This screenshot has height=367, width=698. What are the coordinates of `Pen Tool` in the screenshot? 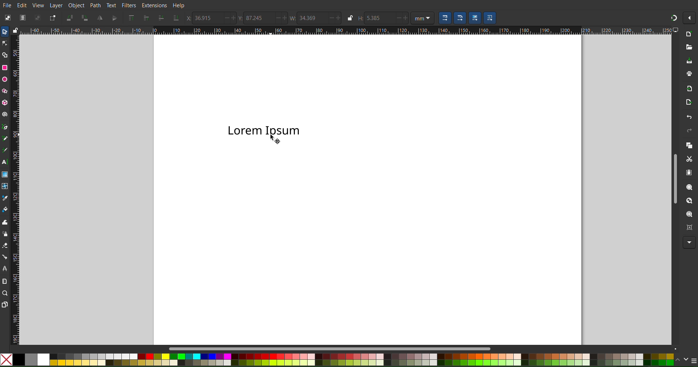 It's located at (5, 127).